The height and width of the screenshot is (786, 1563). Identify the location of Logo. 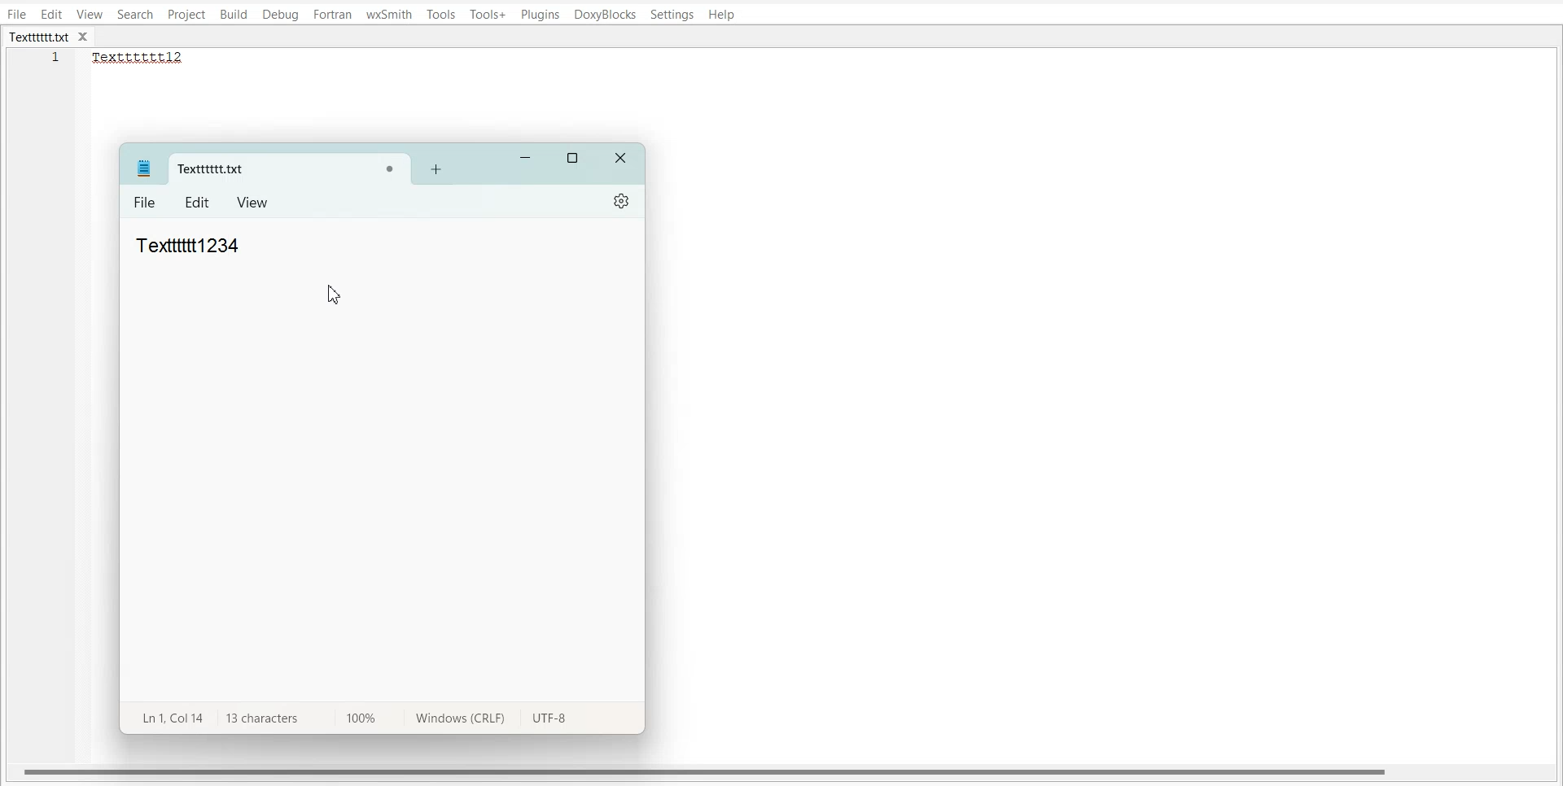
(143, 168).